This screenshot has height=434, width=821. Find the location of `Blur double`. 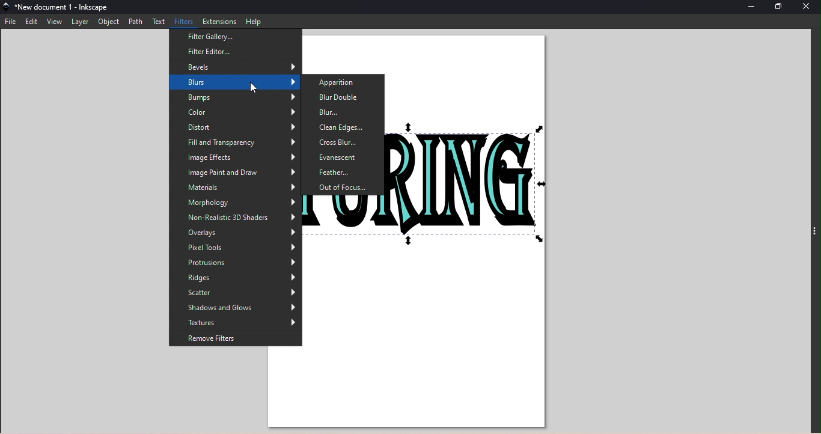

Blur double is located at coordinates (343, 97).